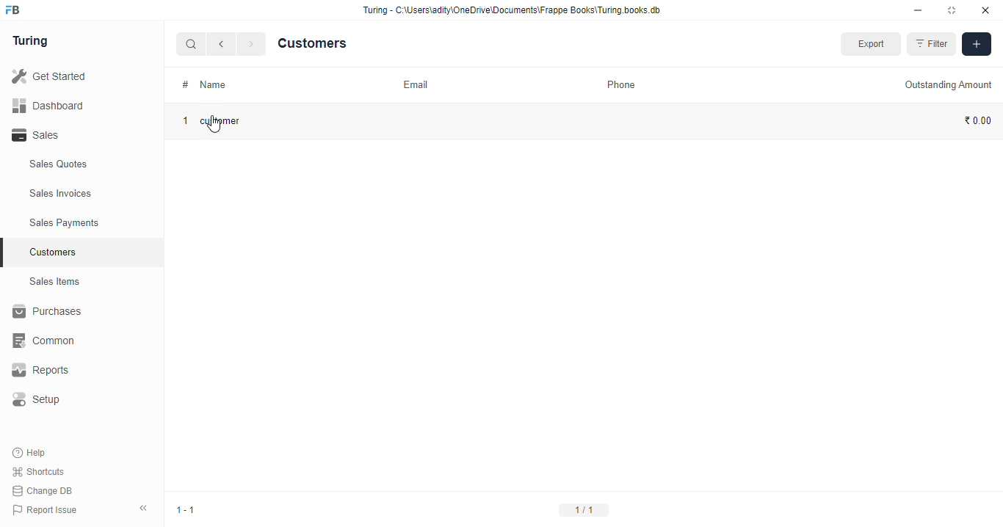 The width and height of the screenshot is (1003, 527). Describe the element at coordinates (875, 45) in the screenshot. I see `Export` at that location.